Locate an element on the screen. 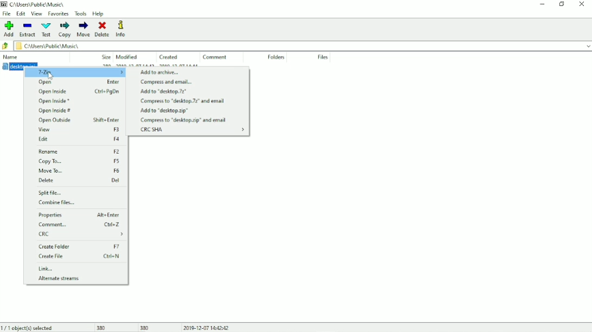 This screenshot has height=332, width=592. Combine files is located at coordinates (59, 203).